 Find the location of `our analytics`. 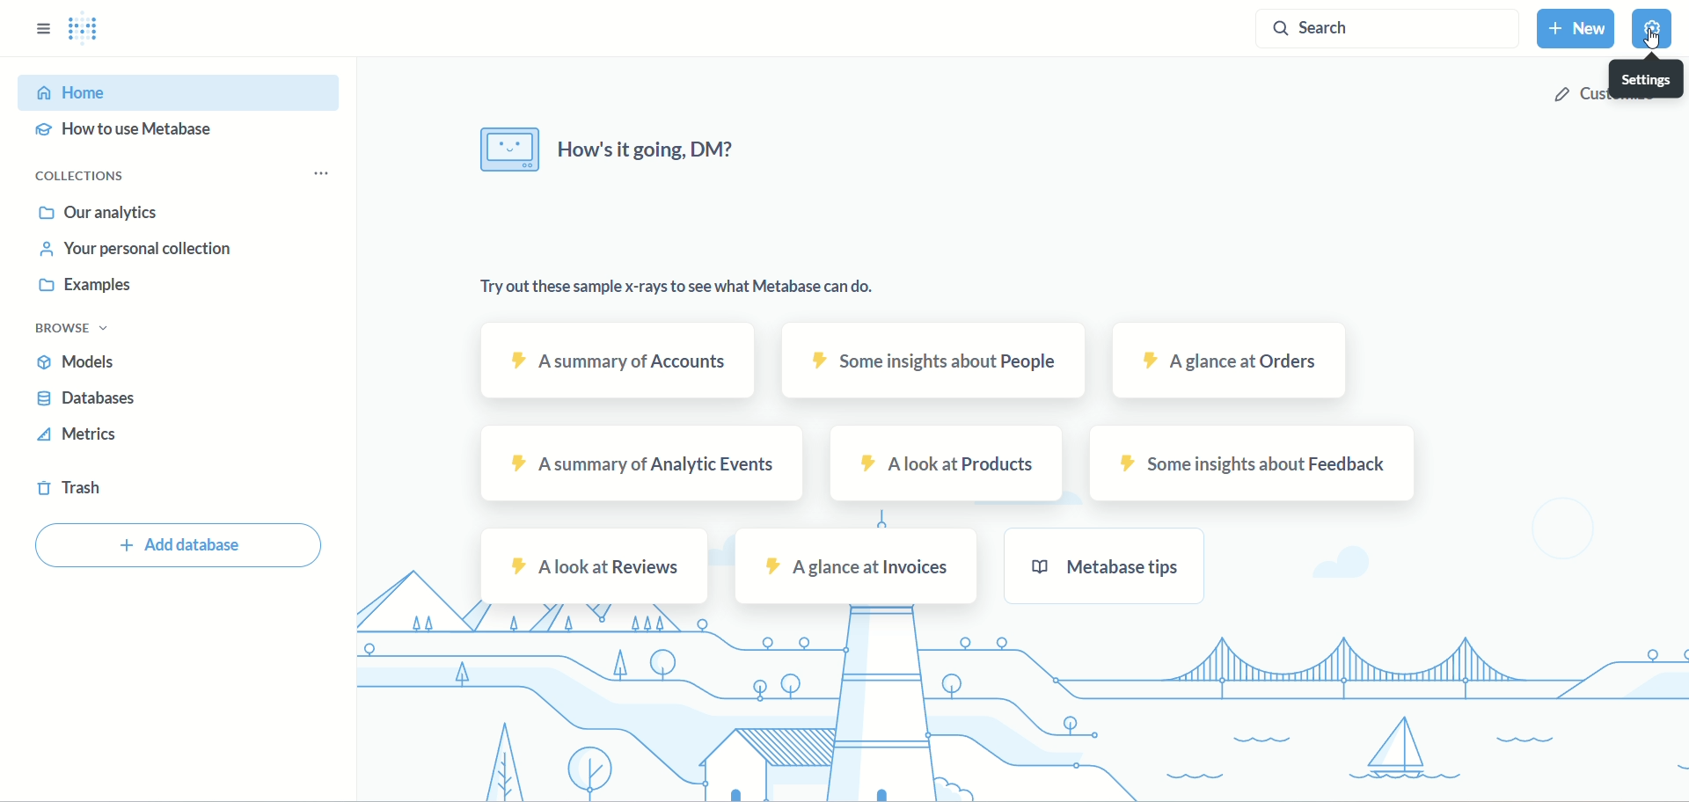

our analytics is located at coordinates (105, 215).